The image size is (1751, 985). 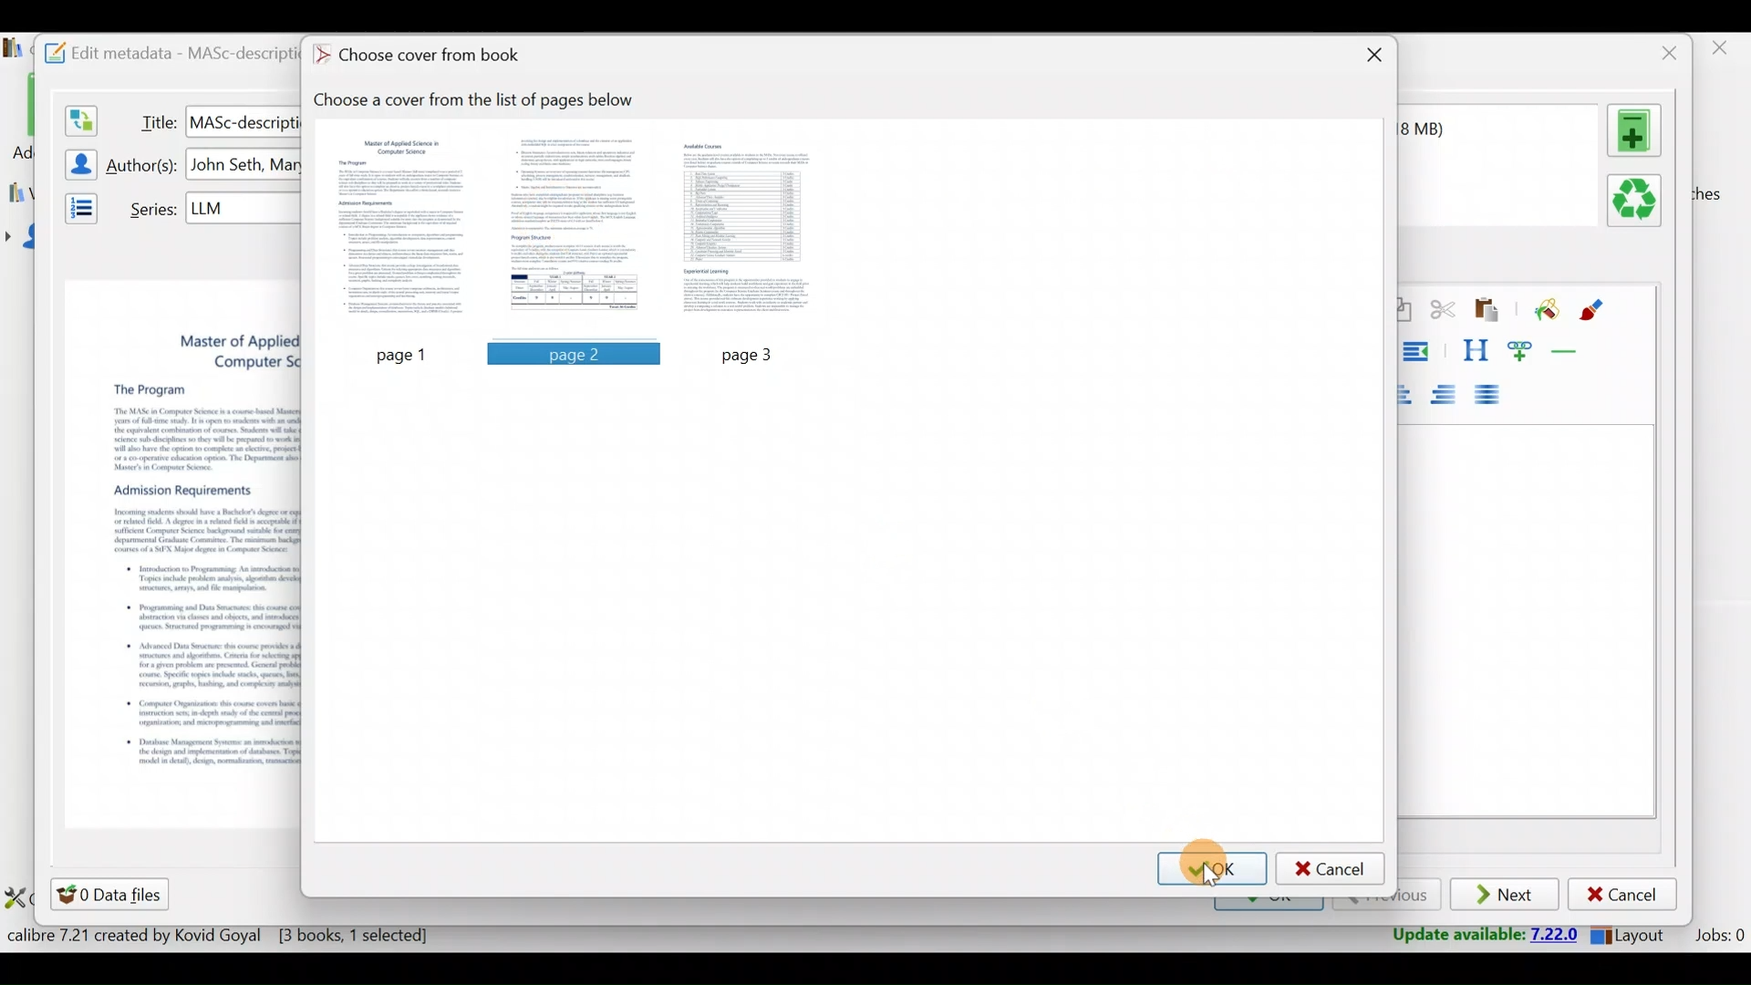 What do you see at coordinates (406, 230) in the screenshot?
I see `Page 1` at bounding box center [406, 230].